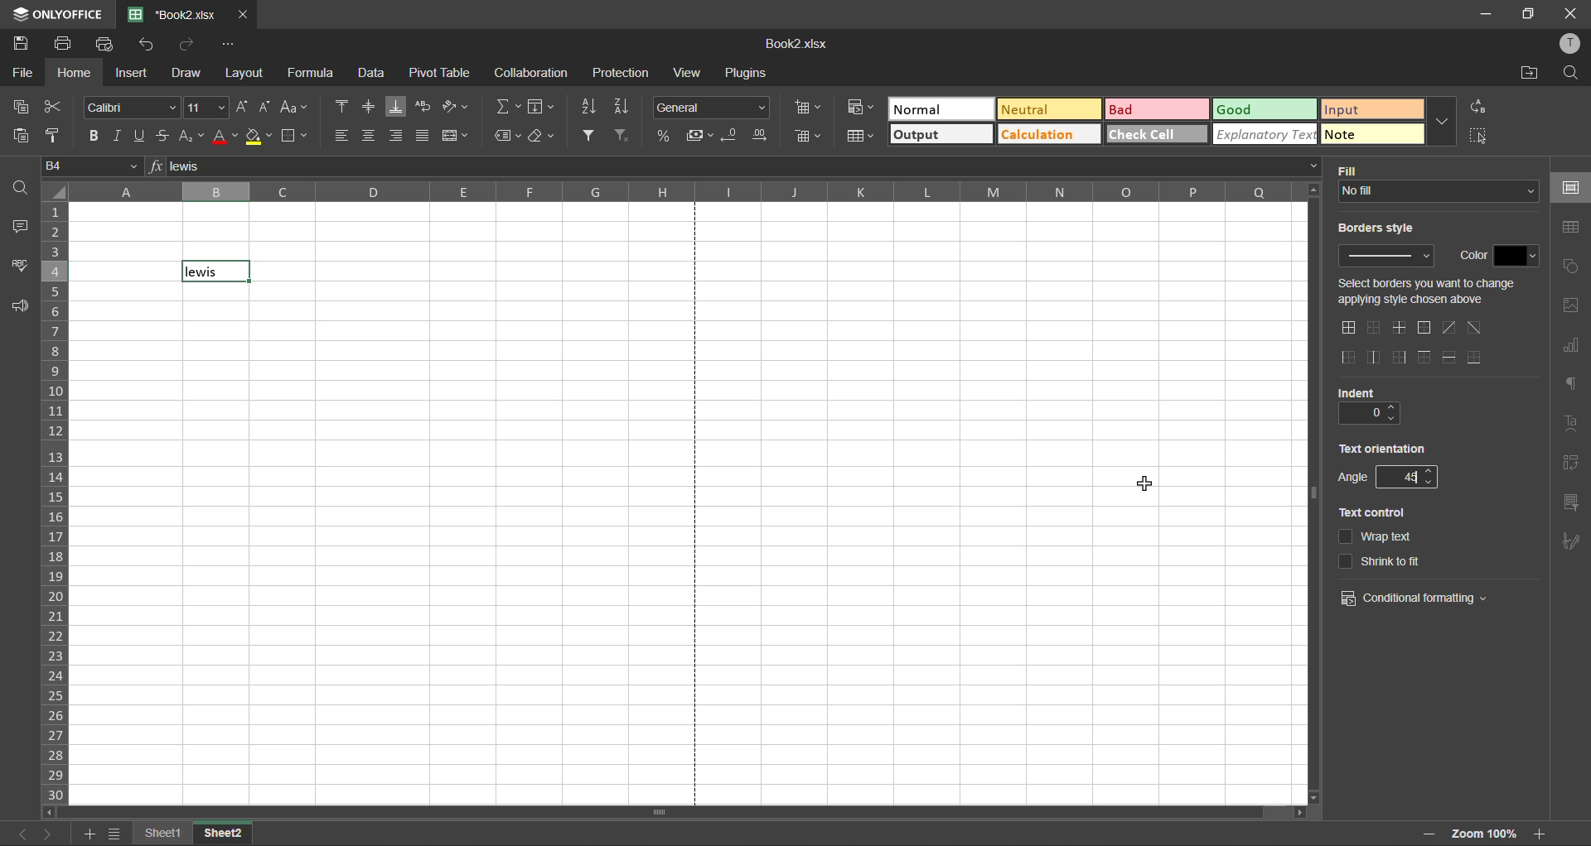 The height and width of the screenshot is (846, 1591). I want to click on minimize, so click(1487, 14).